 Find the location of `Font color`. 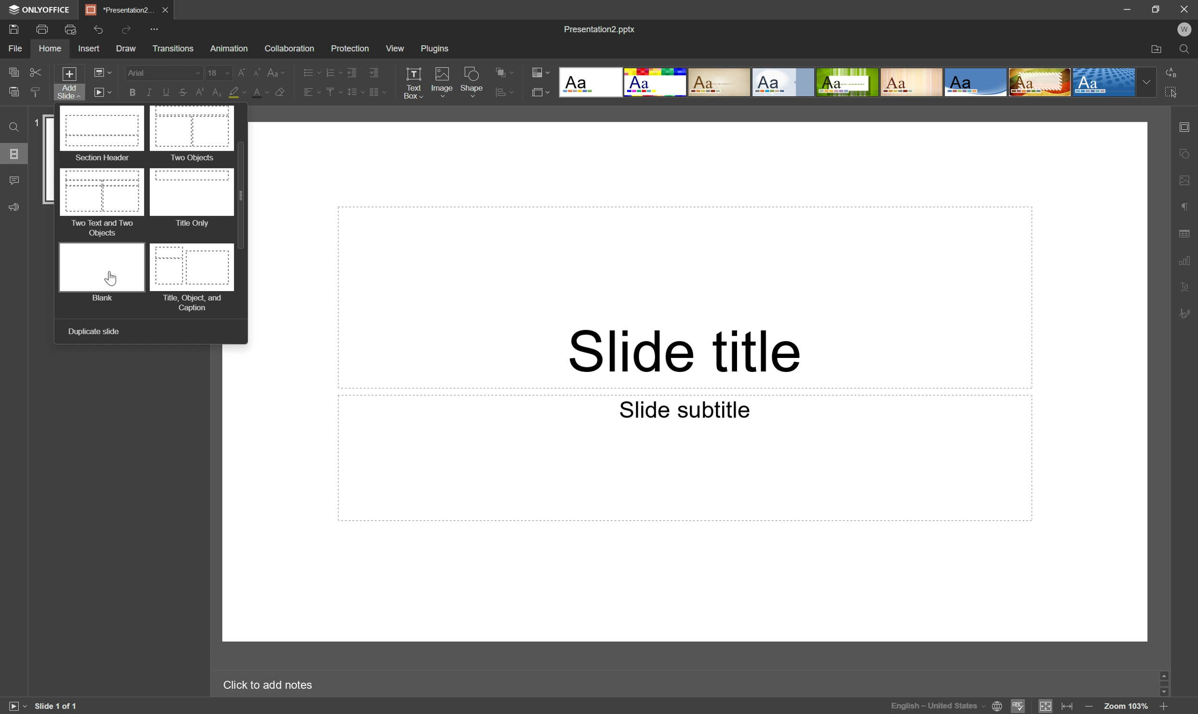

Font color is located at coordinates (258, 90).